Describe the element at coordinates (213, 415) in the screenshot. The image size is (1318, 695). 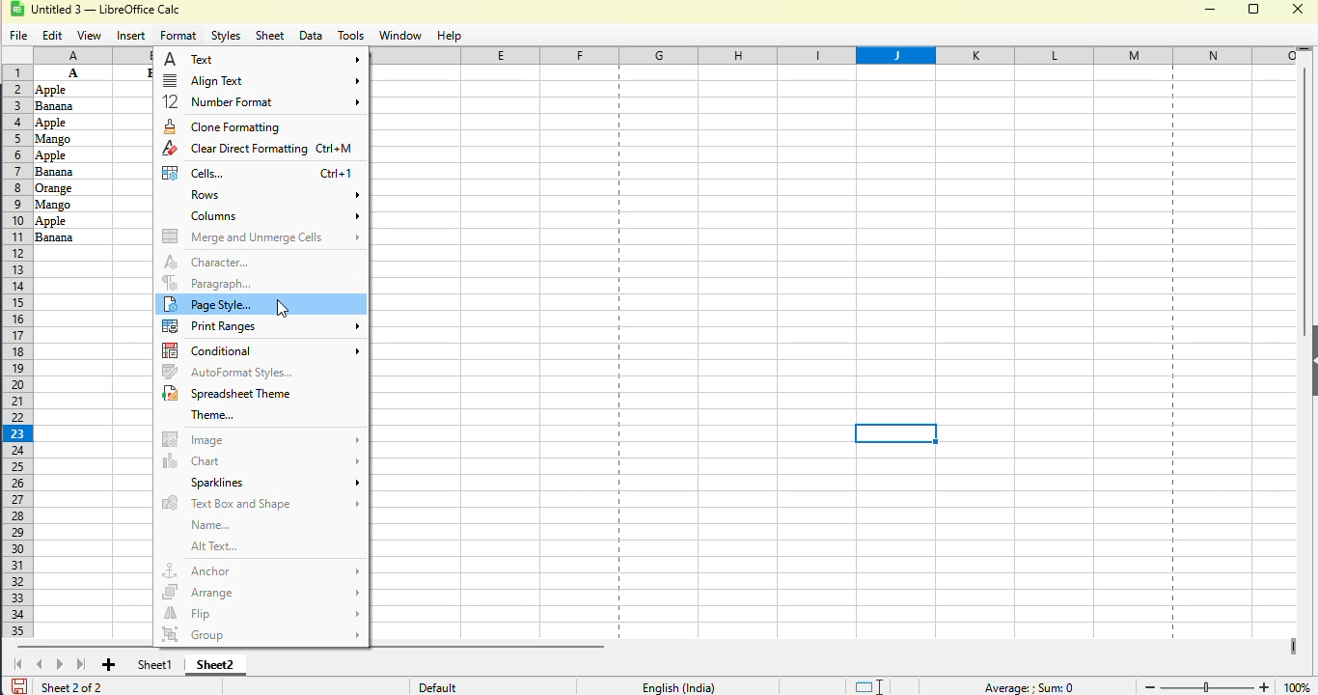
I see `theme` at that location.